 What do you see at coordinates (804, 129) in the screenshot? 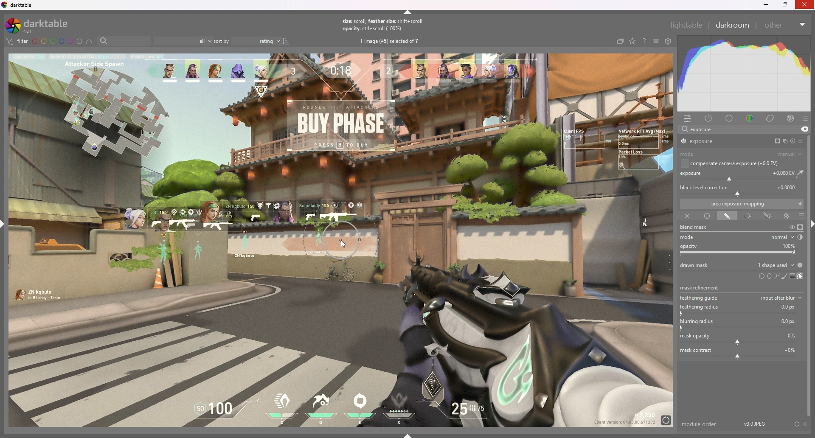
I see `remove` at bounding box center [804, 129].